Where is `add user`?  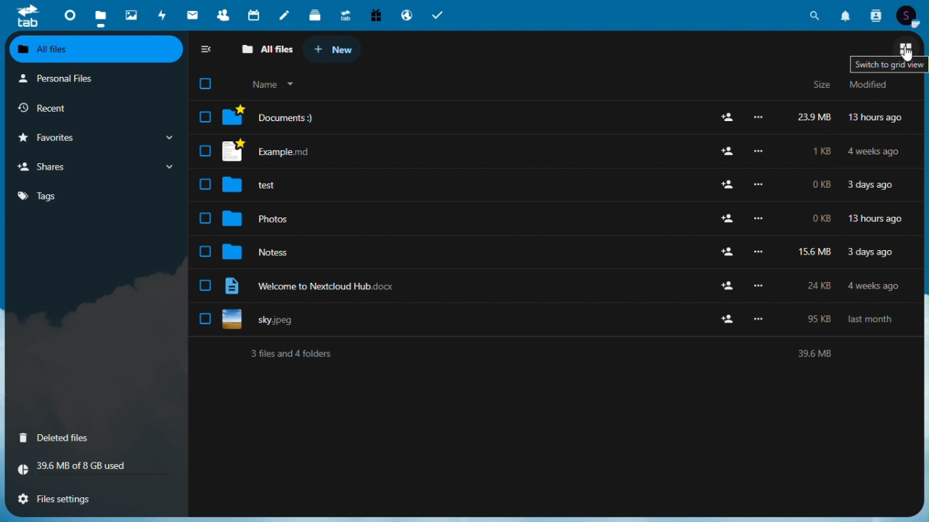 add user is located at coordinates (726, 320).